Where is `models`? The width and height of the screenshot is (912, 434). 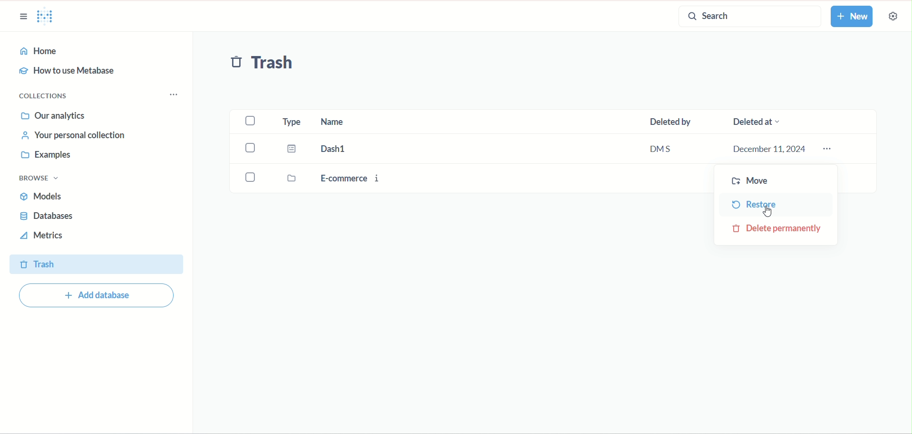
models is located at coordinates (44, 198).